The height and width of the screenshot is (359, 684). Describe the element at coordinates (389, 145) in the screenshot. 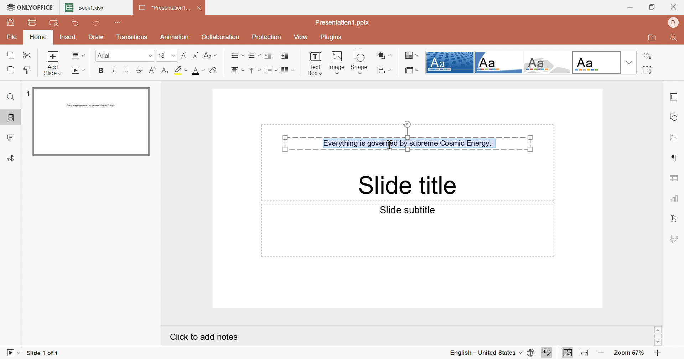

I see `Cursor` at that location.